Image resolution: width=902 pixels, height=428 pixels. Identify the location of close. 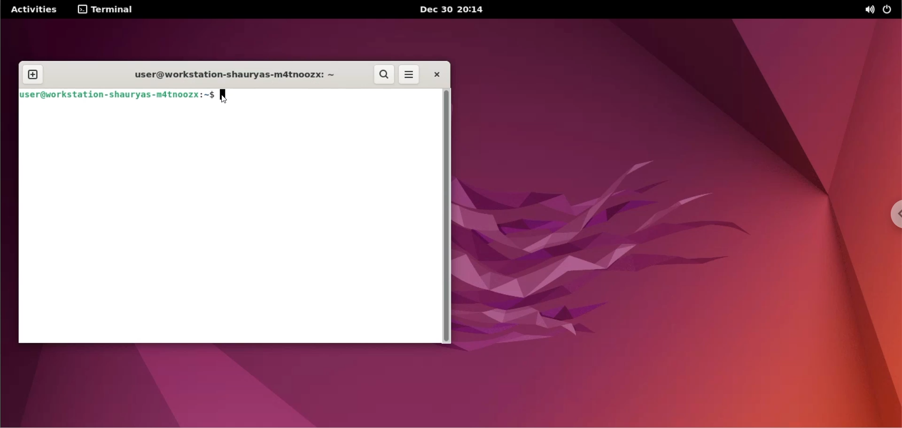
(438, 74).